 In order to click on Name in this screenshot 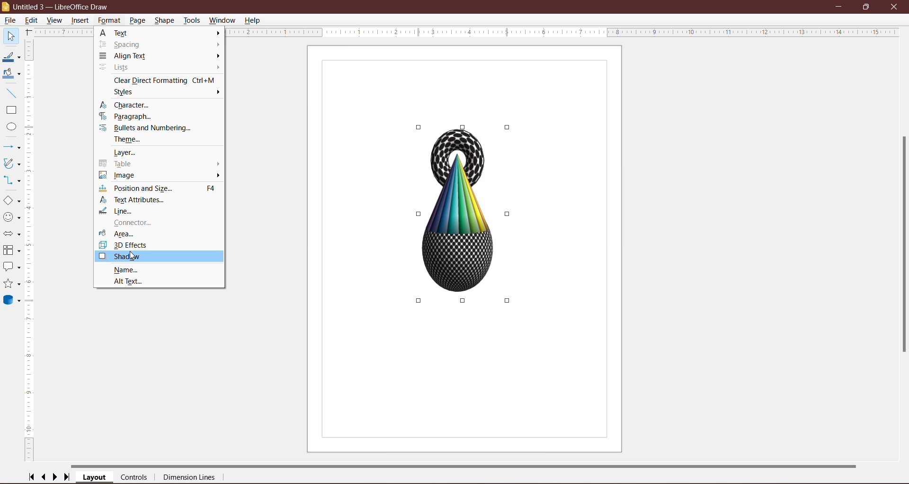, I will do `click(126, 269)`.